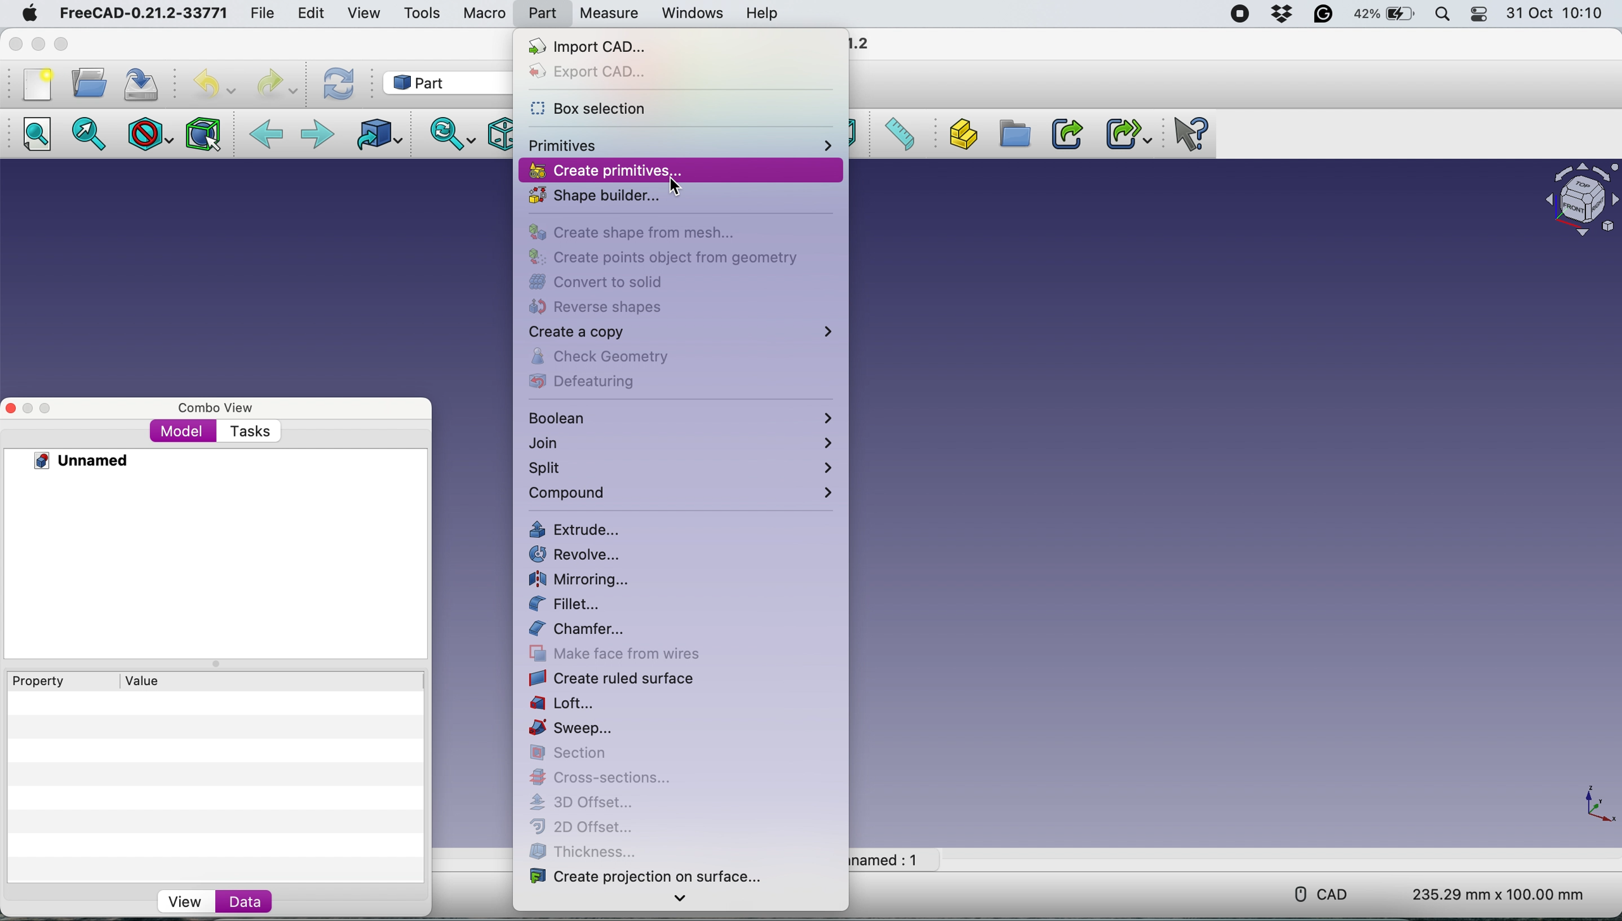  What do you see at coordinates (143, 13) in the screenshot?
I see `FreeCAD-0.21.2-33771` at bounding box center [143, 13].